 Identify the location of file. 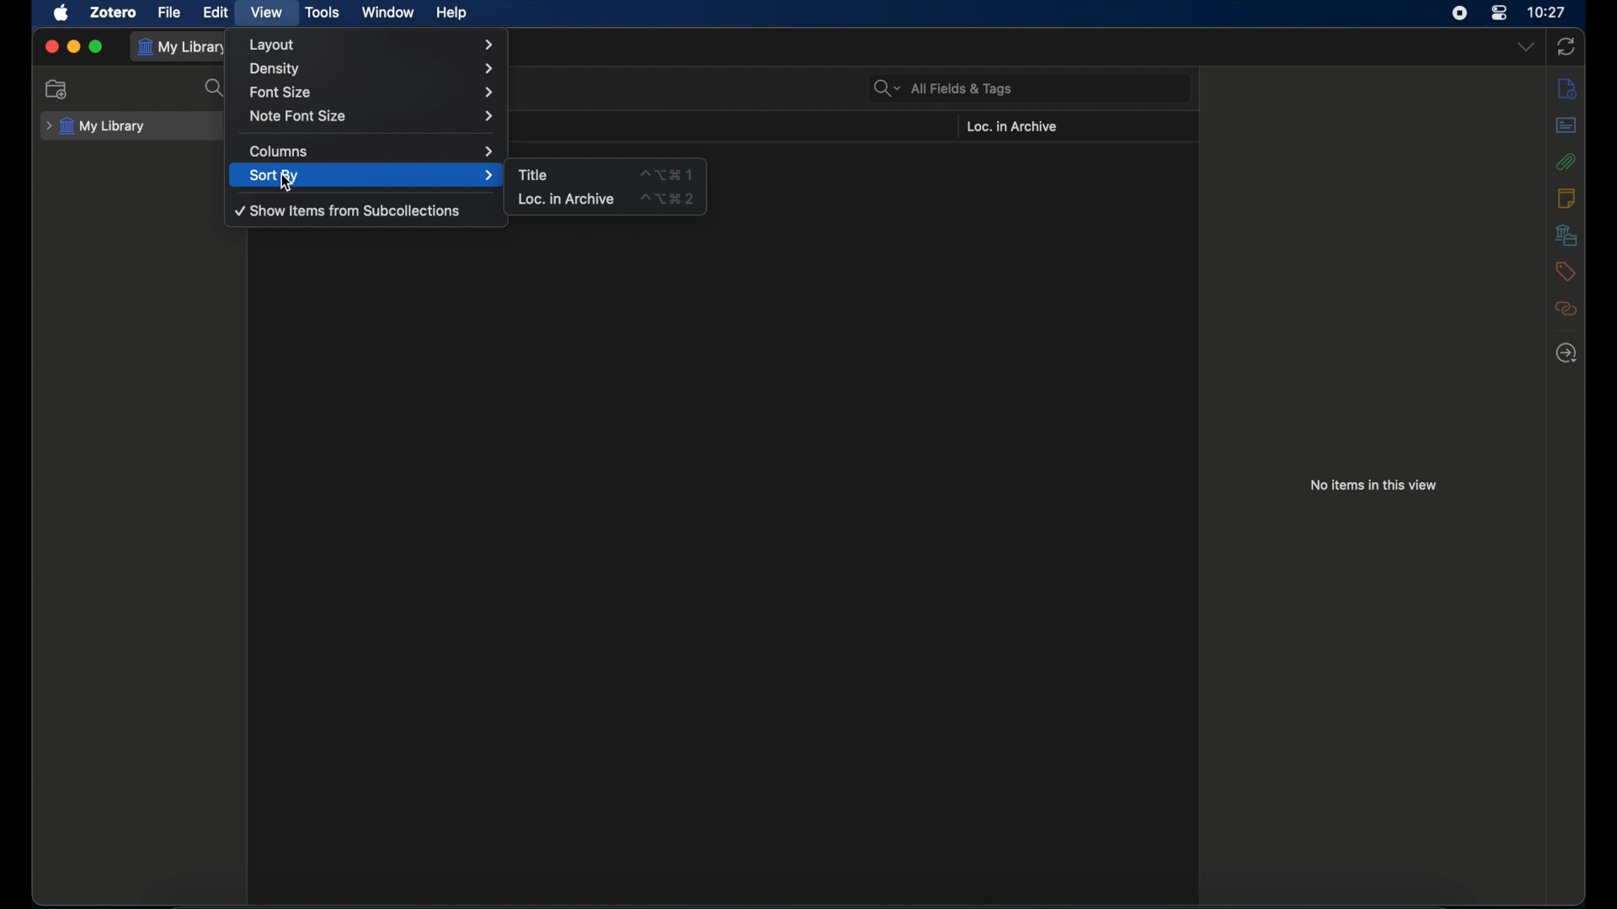
(170, 13).